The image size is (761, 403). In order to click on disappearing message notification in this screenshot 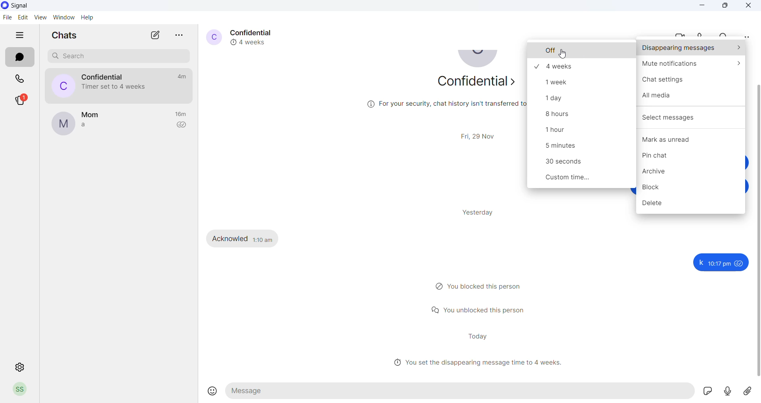, I will do `click(116, 86)`.